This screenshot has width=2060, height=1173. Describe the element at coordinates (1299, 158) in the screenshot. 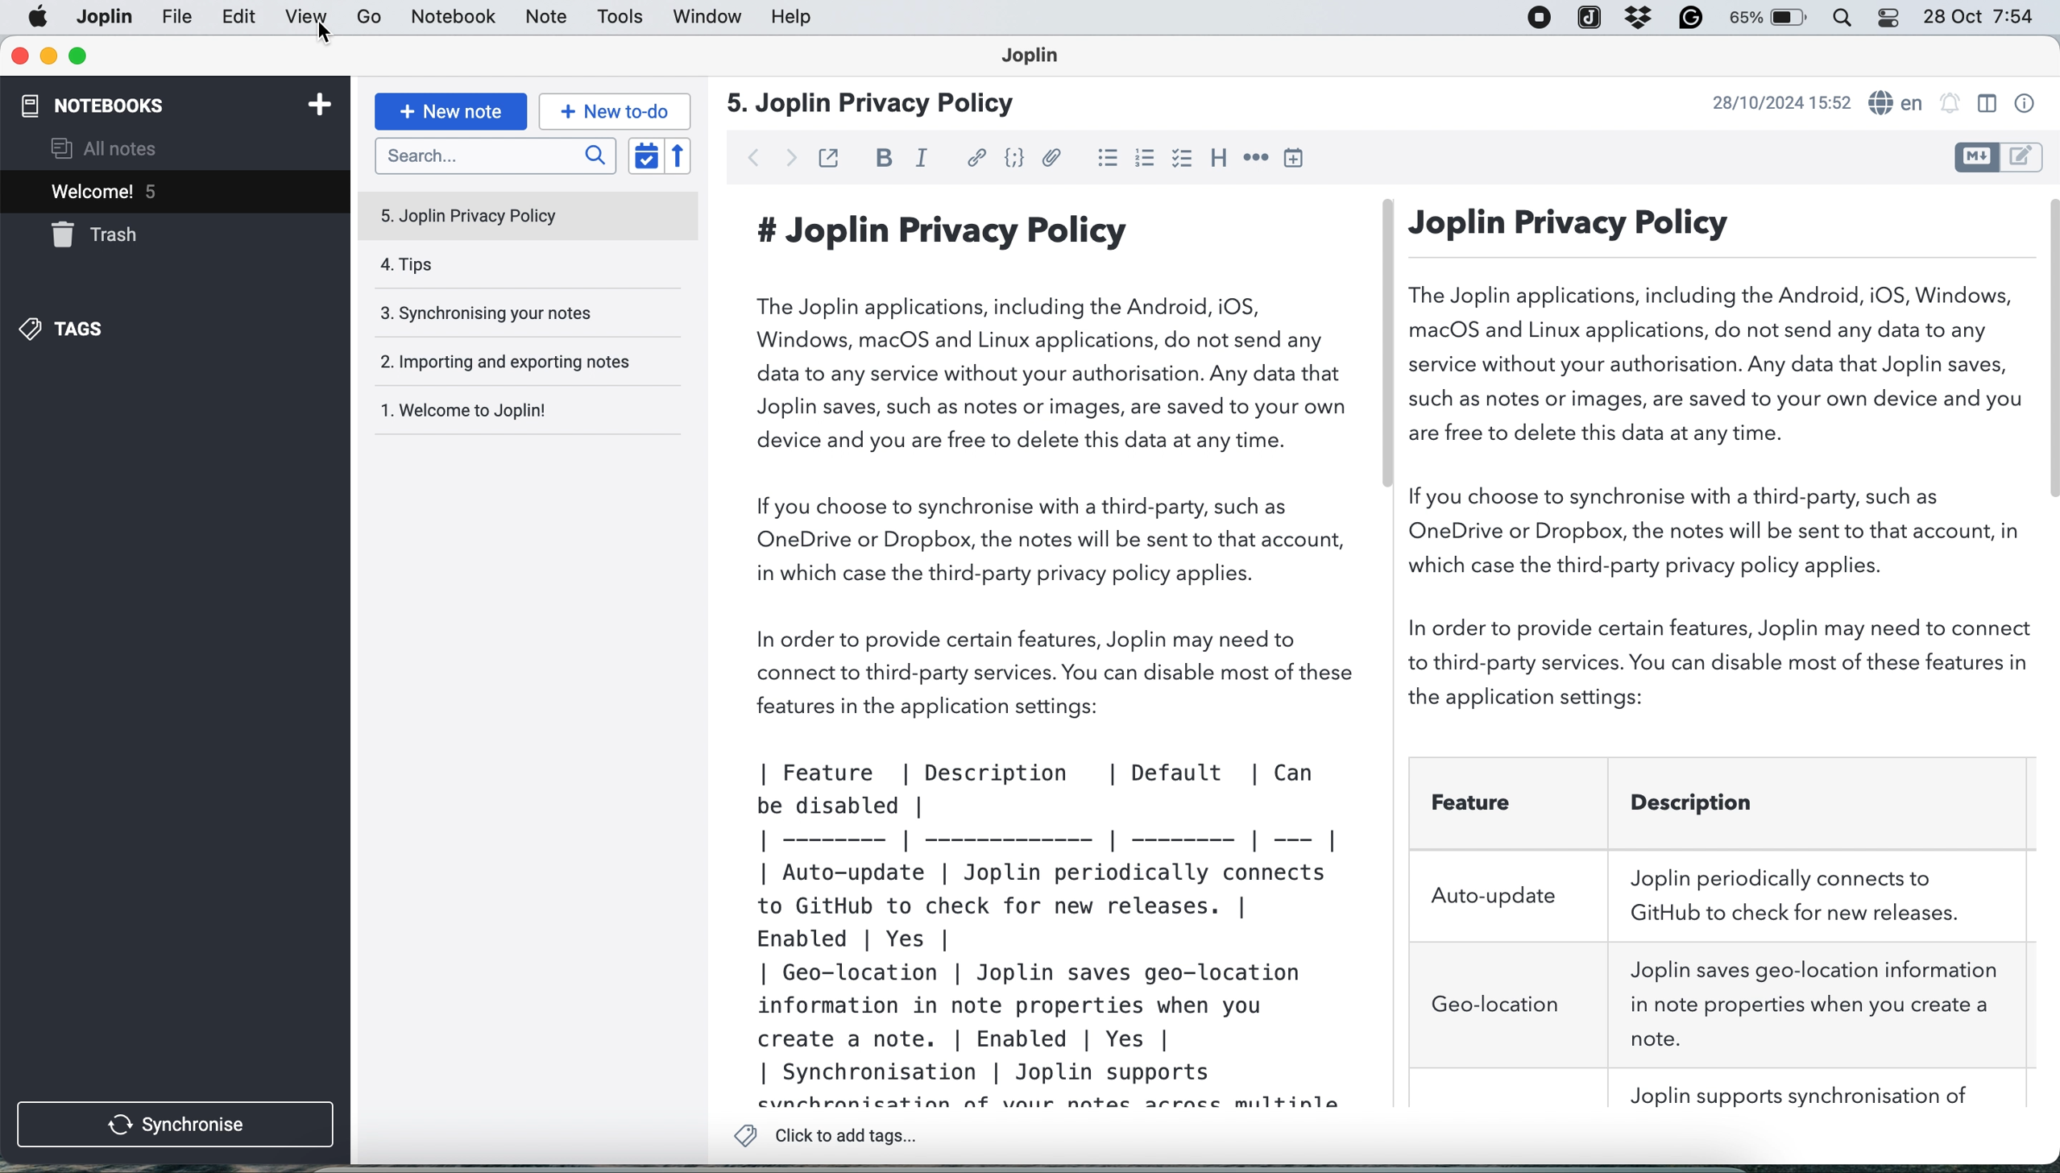

I see `insert time` at that location.